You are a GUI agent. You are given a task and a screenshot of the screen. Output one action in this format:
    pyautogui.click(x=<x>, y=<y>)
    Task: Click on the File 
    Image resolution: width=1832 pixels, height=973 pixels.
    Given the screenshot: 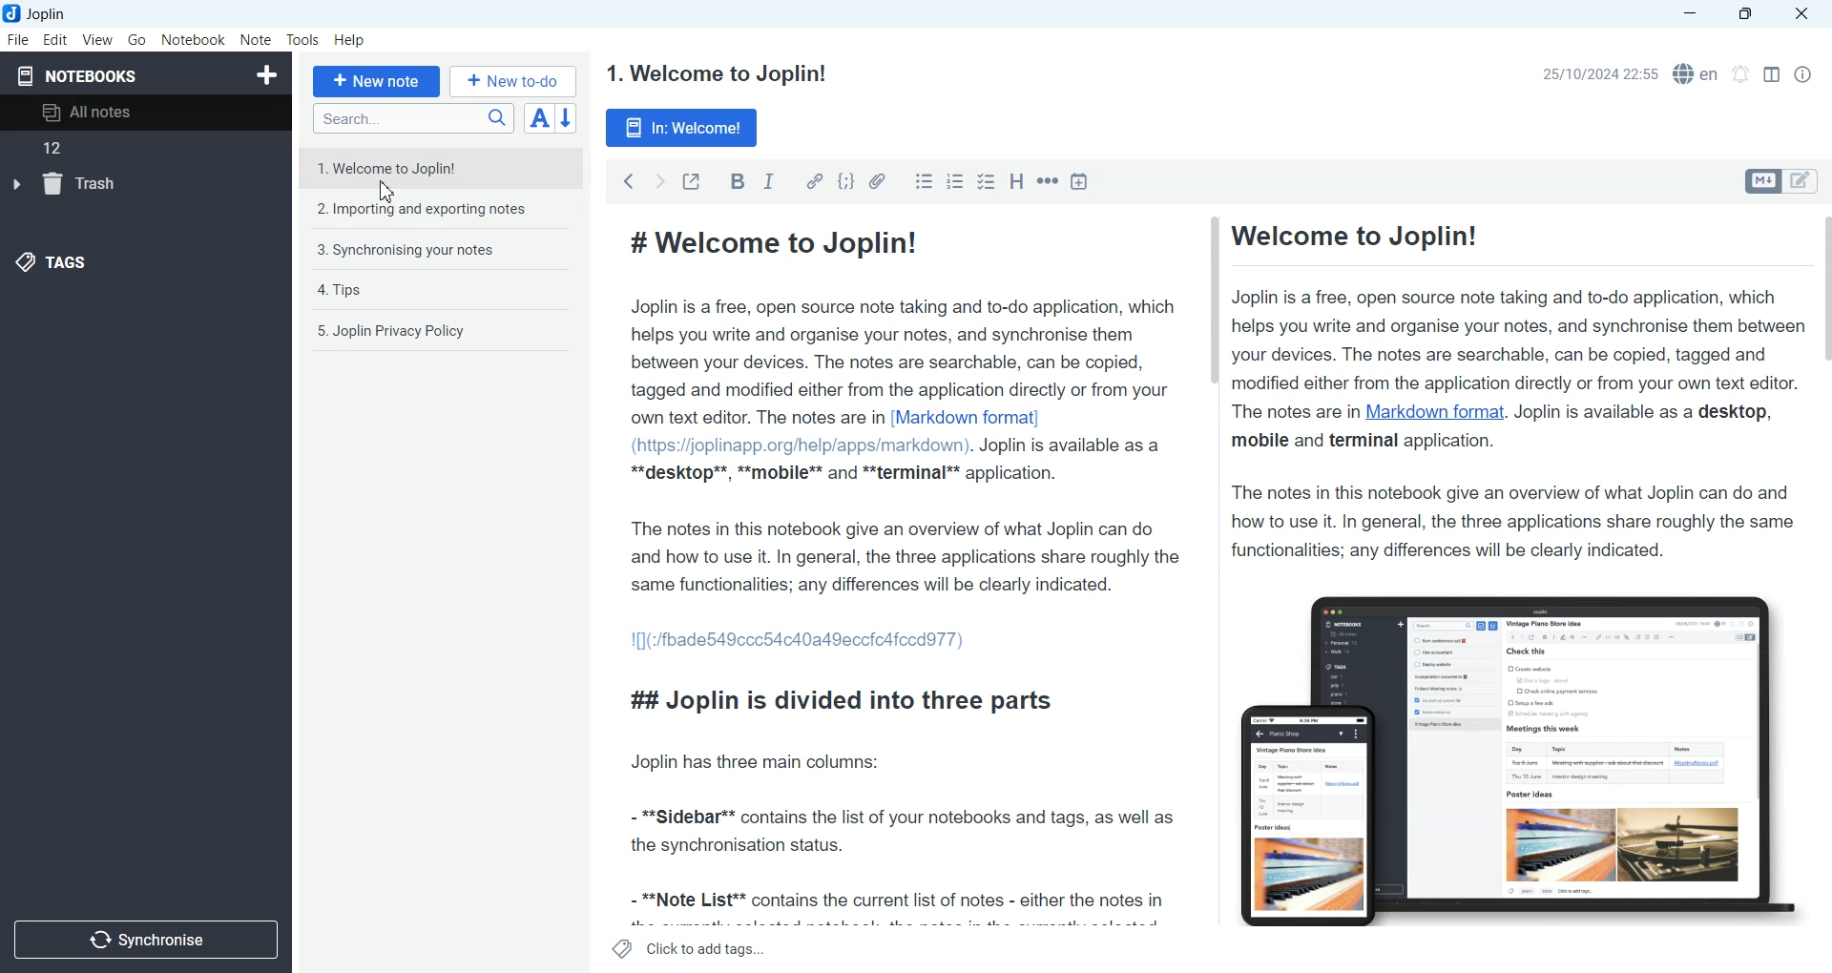 What is the action you would take?
    pyautogui.click(x=17, y=39)
    